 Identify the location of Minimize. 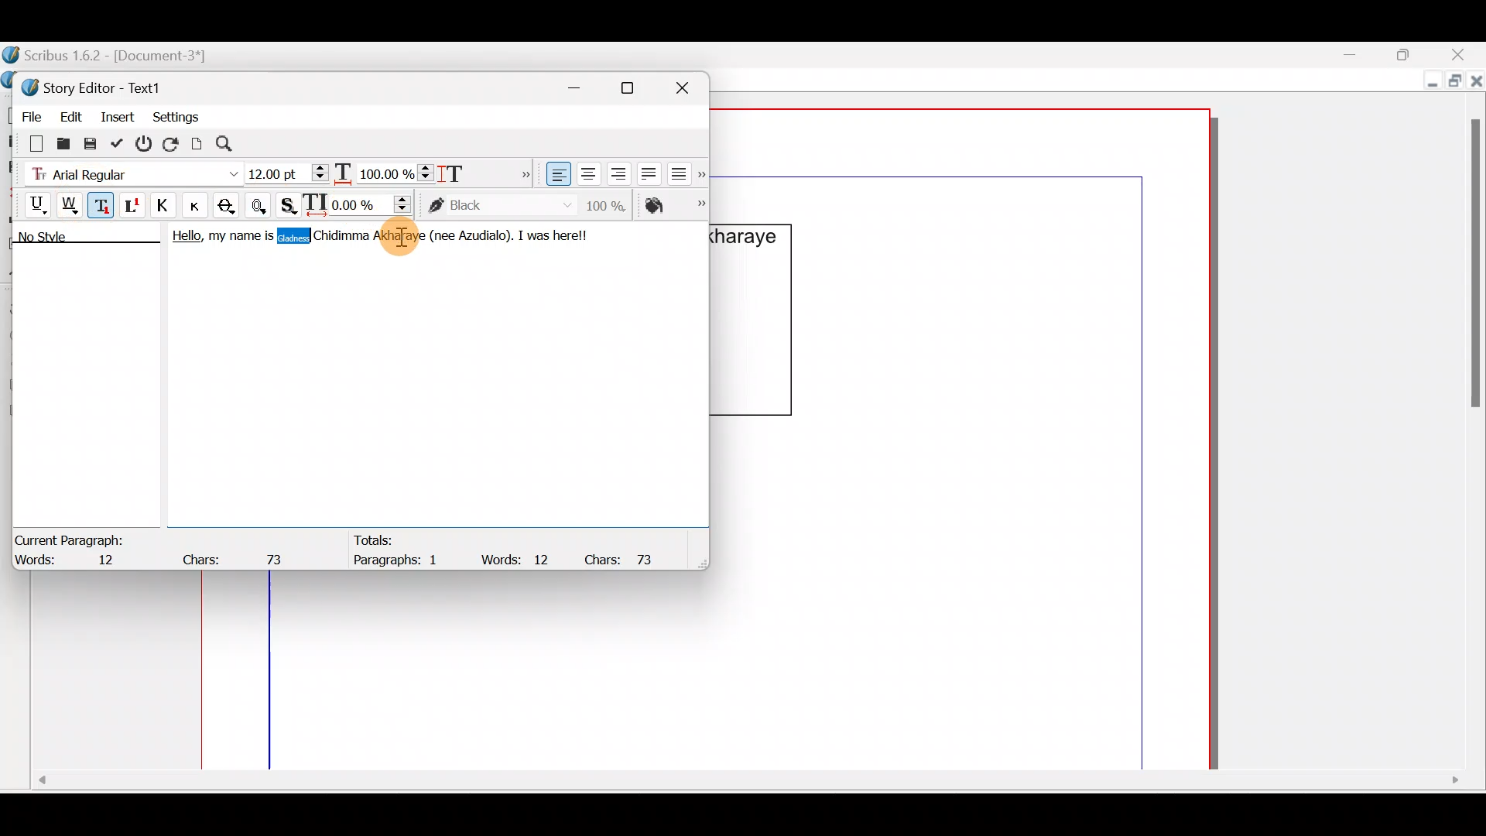
(583, 85).